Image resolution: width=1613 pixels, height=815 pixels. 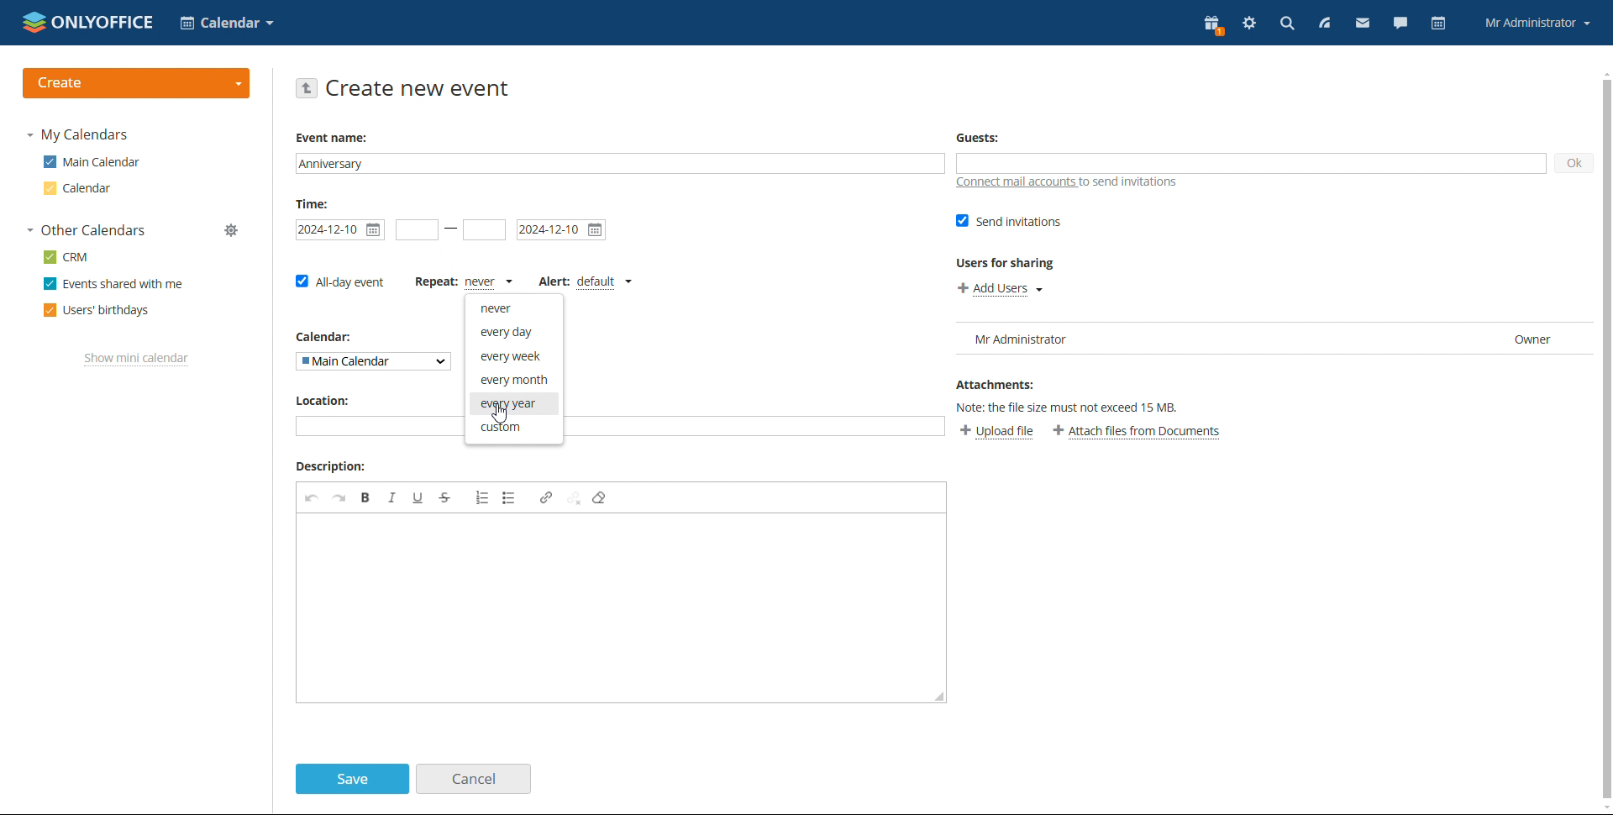 I want to click on insert/remove bulleted list, so click(x=511, y=497).